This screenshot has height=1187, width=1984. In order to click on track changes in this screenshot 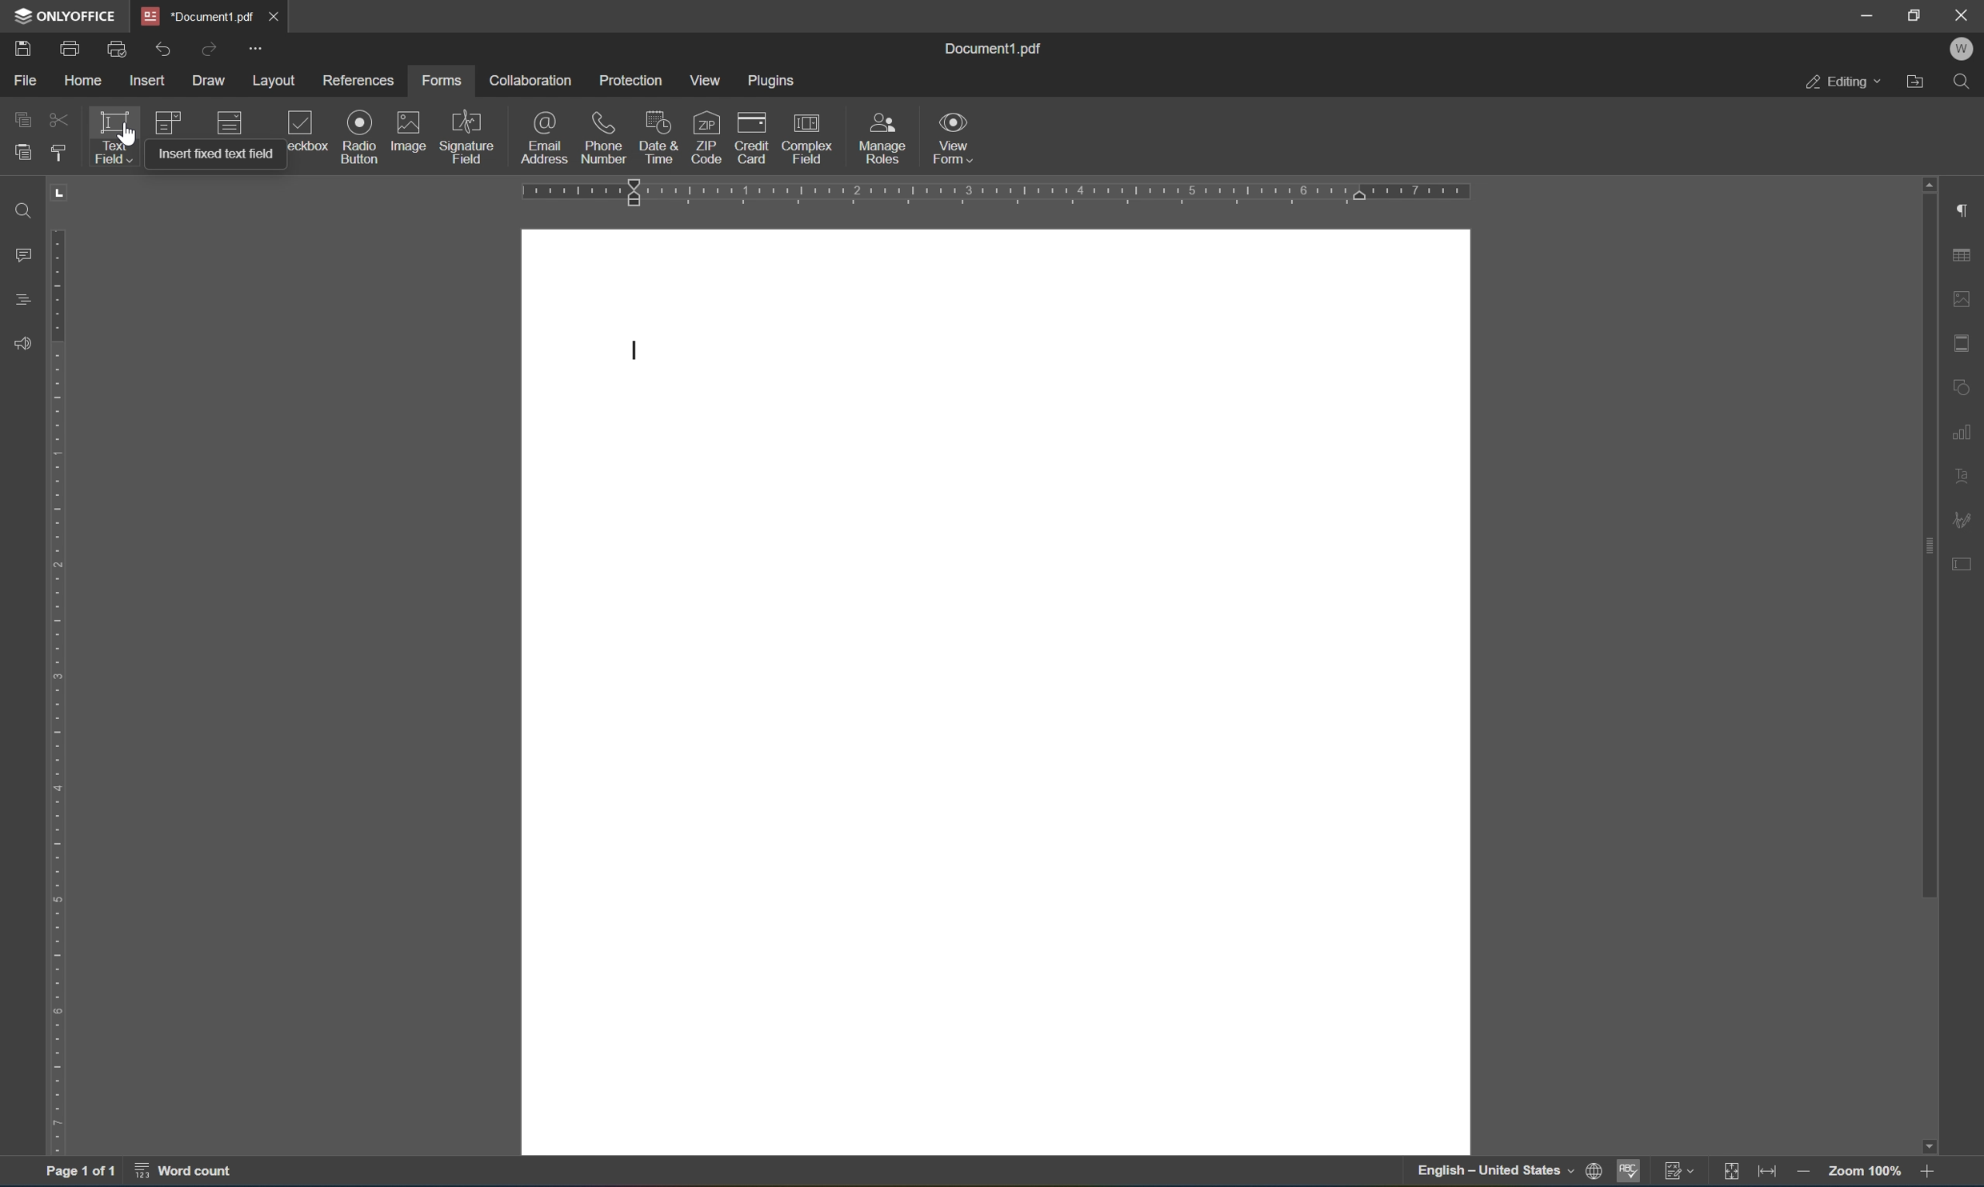, I will do `click(1677, 1173)`.